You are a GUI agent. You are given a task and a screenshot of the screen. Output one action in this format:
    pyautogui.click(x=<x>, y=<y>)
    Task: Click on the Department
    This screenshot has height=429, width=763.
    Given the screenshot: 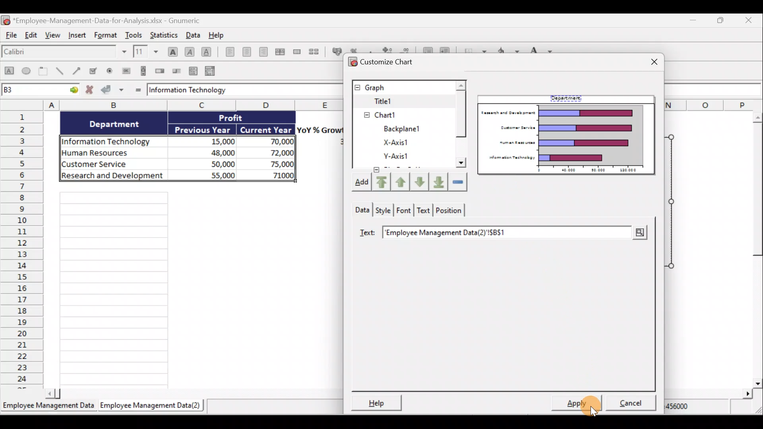 What is the action you would take?
    pyautogui.click(x=568, y=99)
    